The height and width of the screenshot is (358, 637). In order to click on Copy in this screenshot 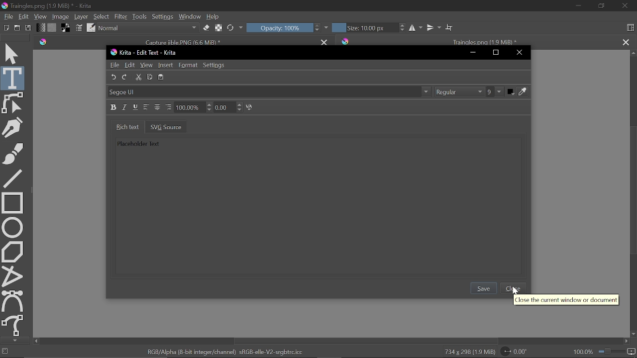, I will do `click(151, 77)`.